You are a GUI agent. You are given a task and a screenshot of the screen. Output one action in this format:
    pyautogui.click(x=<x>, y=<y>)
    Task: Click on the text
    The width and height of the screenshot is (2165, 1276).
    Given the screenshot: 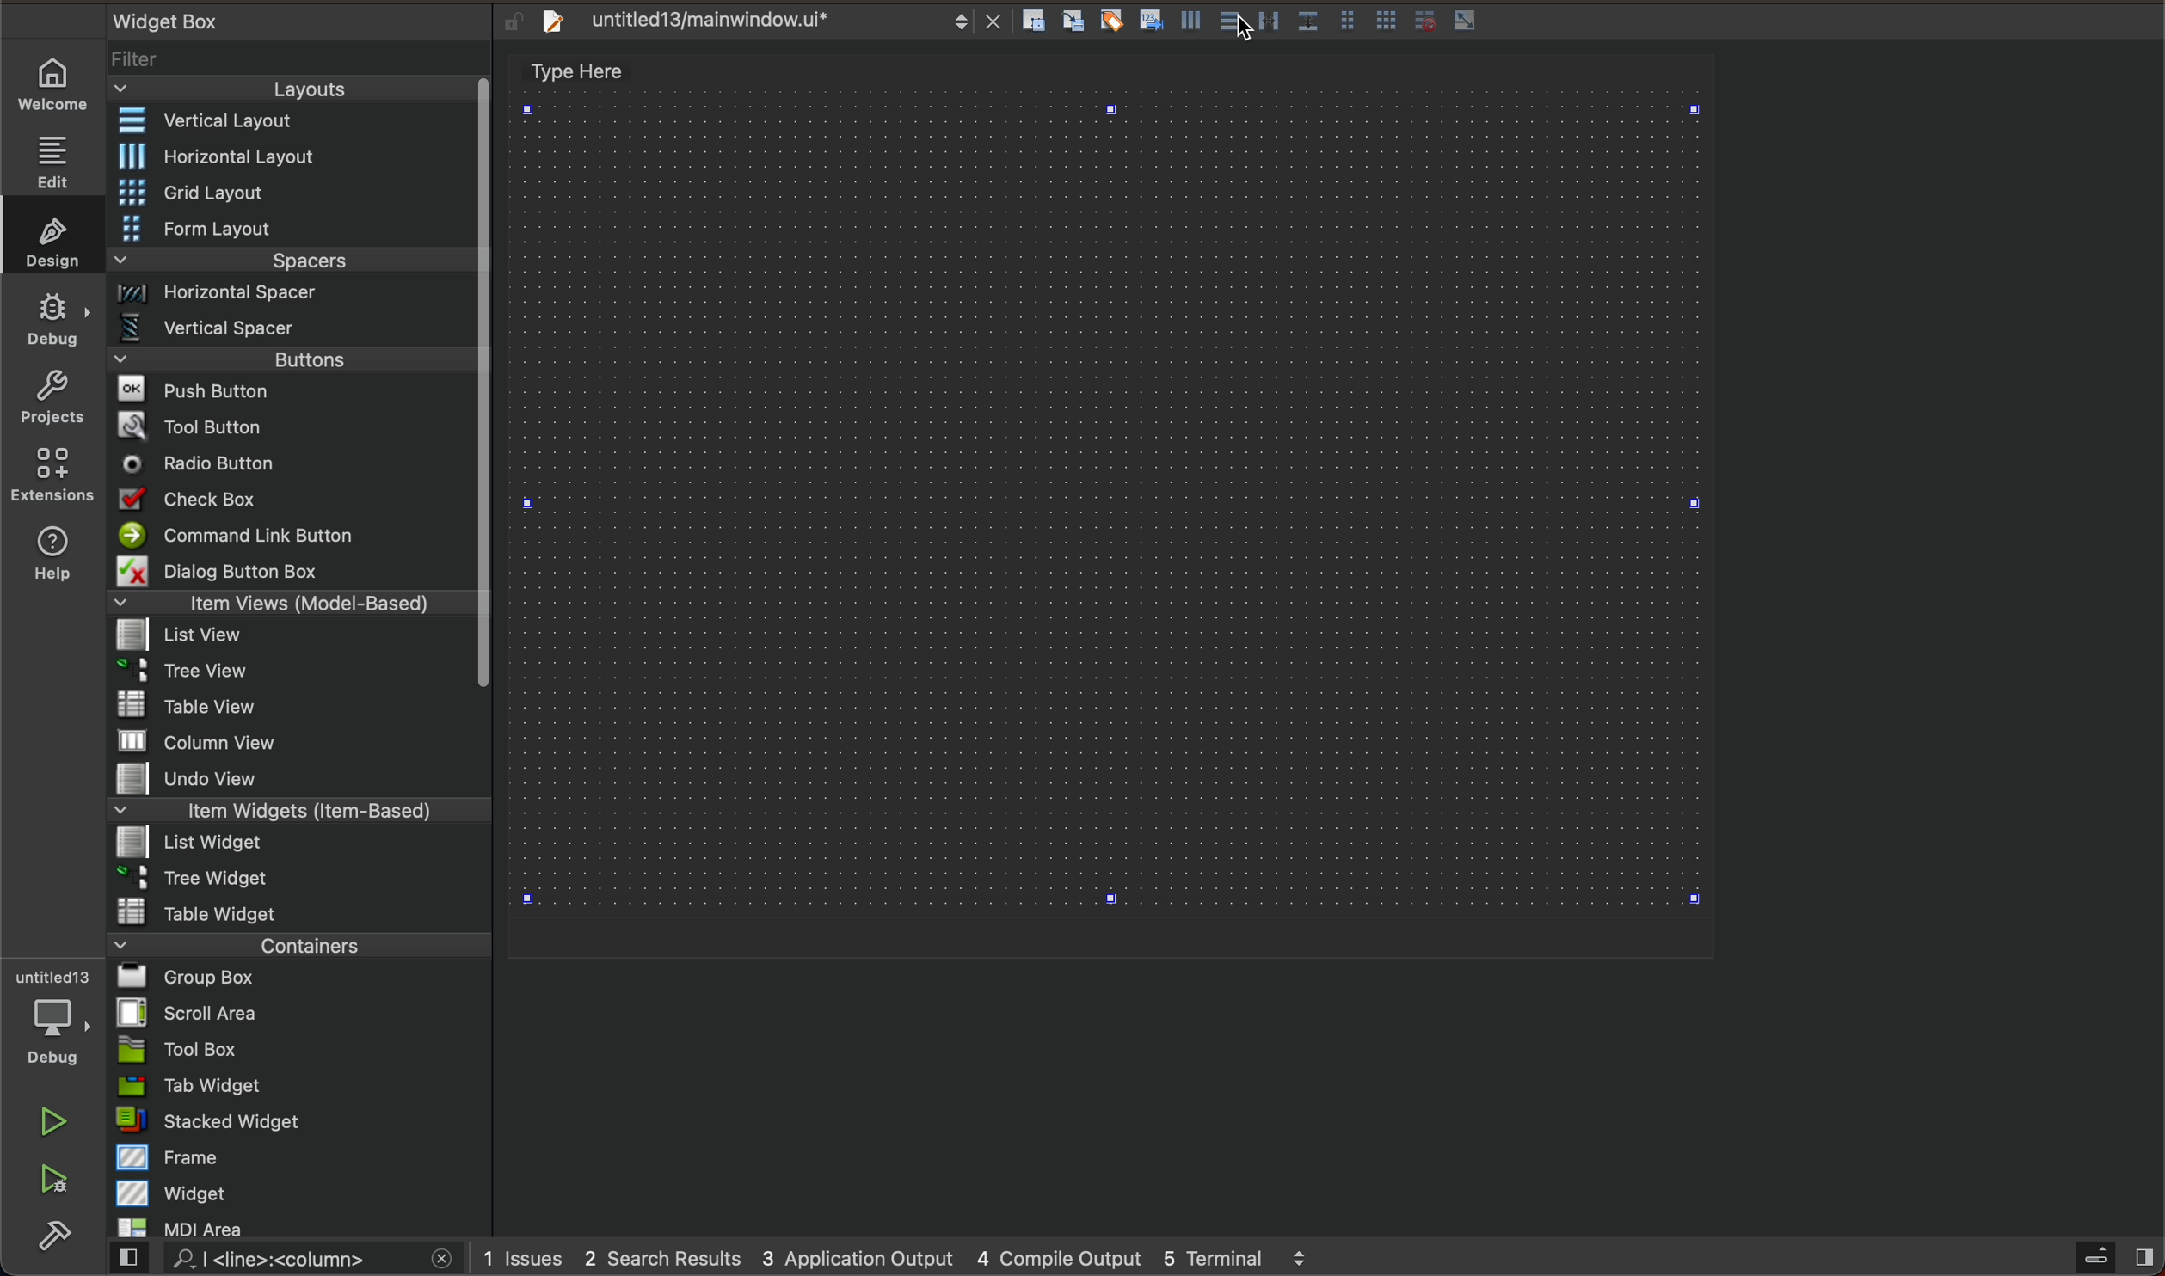 What is the action you would take?
    pyautogui.click(x=590, y=69)
    